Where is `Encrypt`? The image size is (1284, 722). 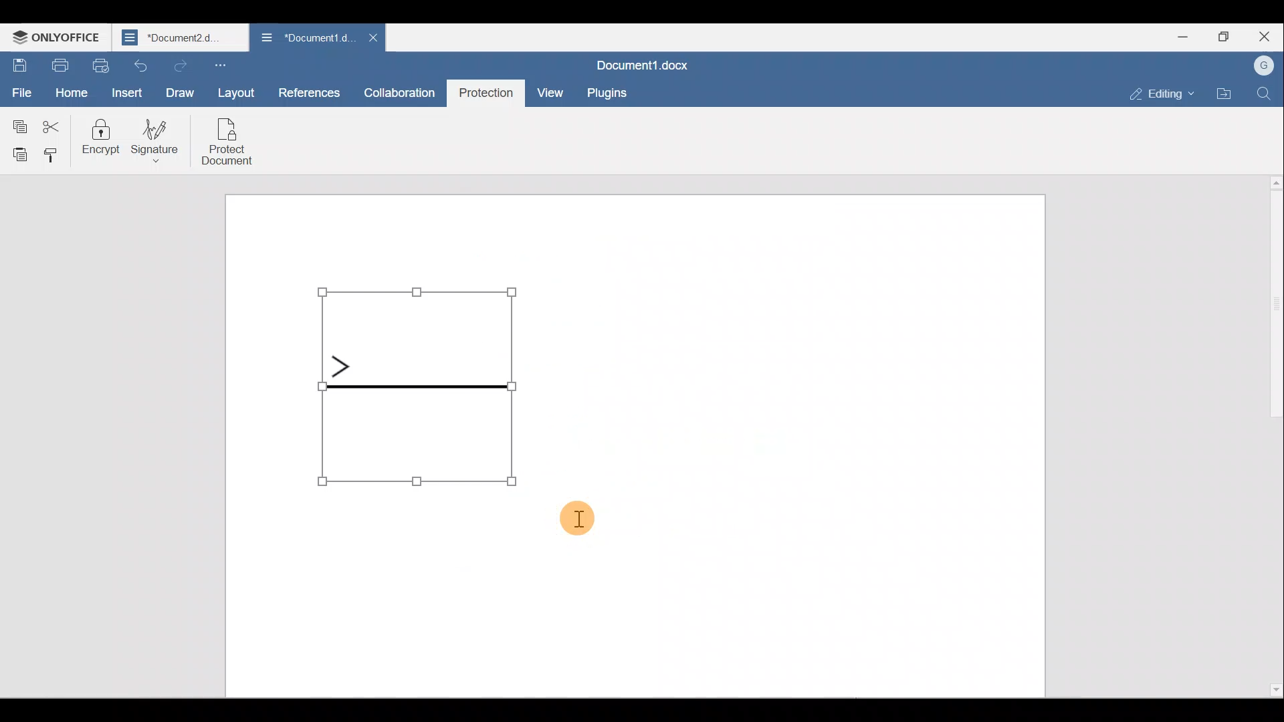 Encrypt is located at coordinates (103, 140).